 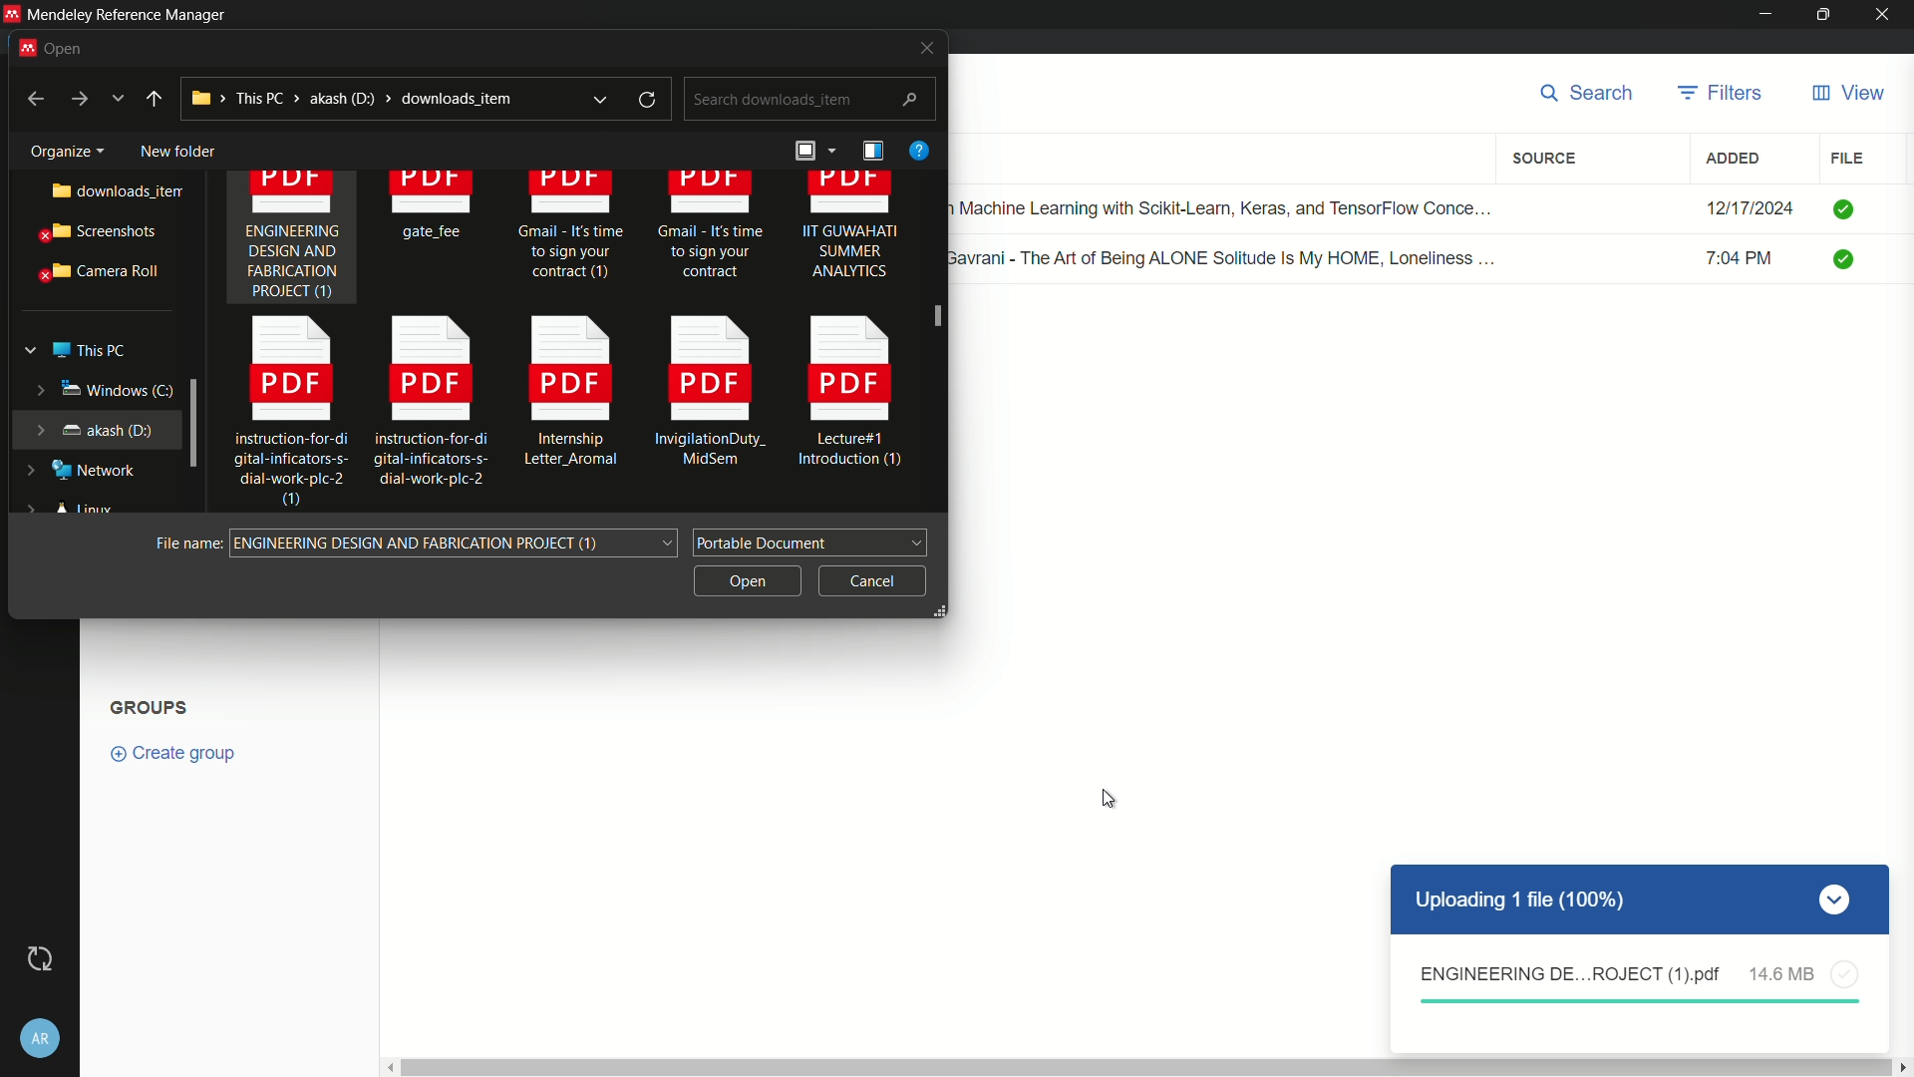 I want to click on windows (c:), so click(x=90, y=389).